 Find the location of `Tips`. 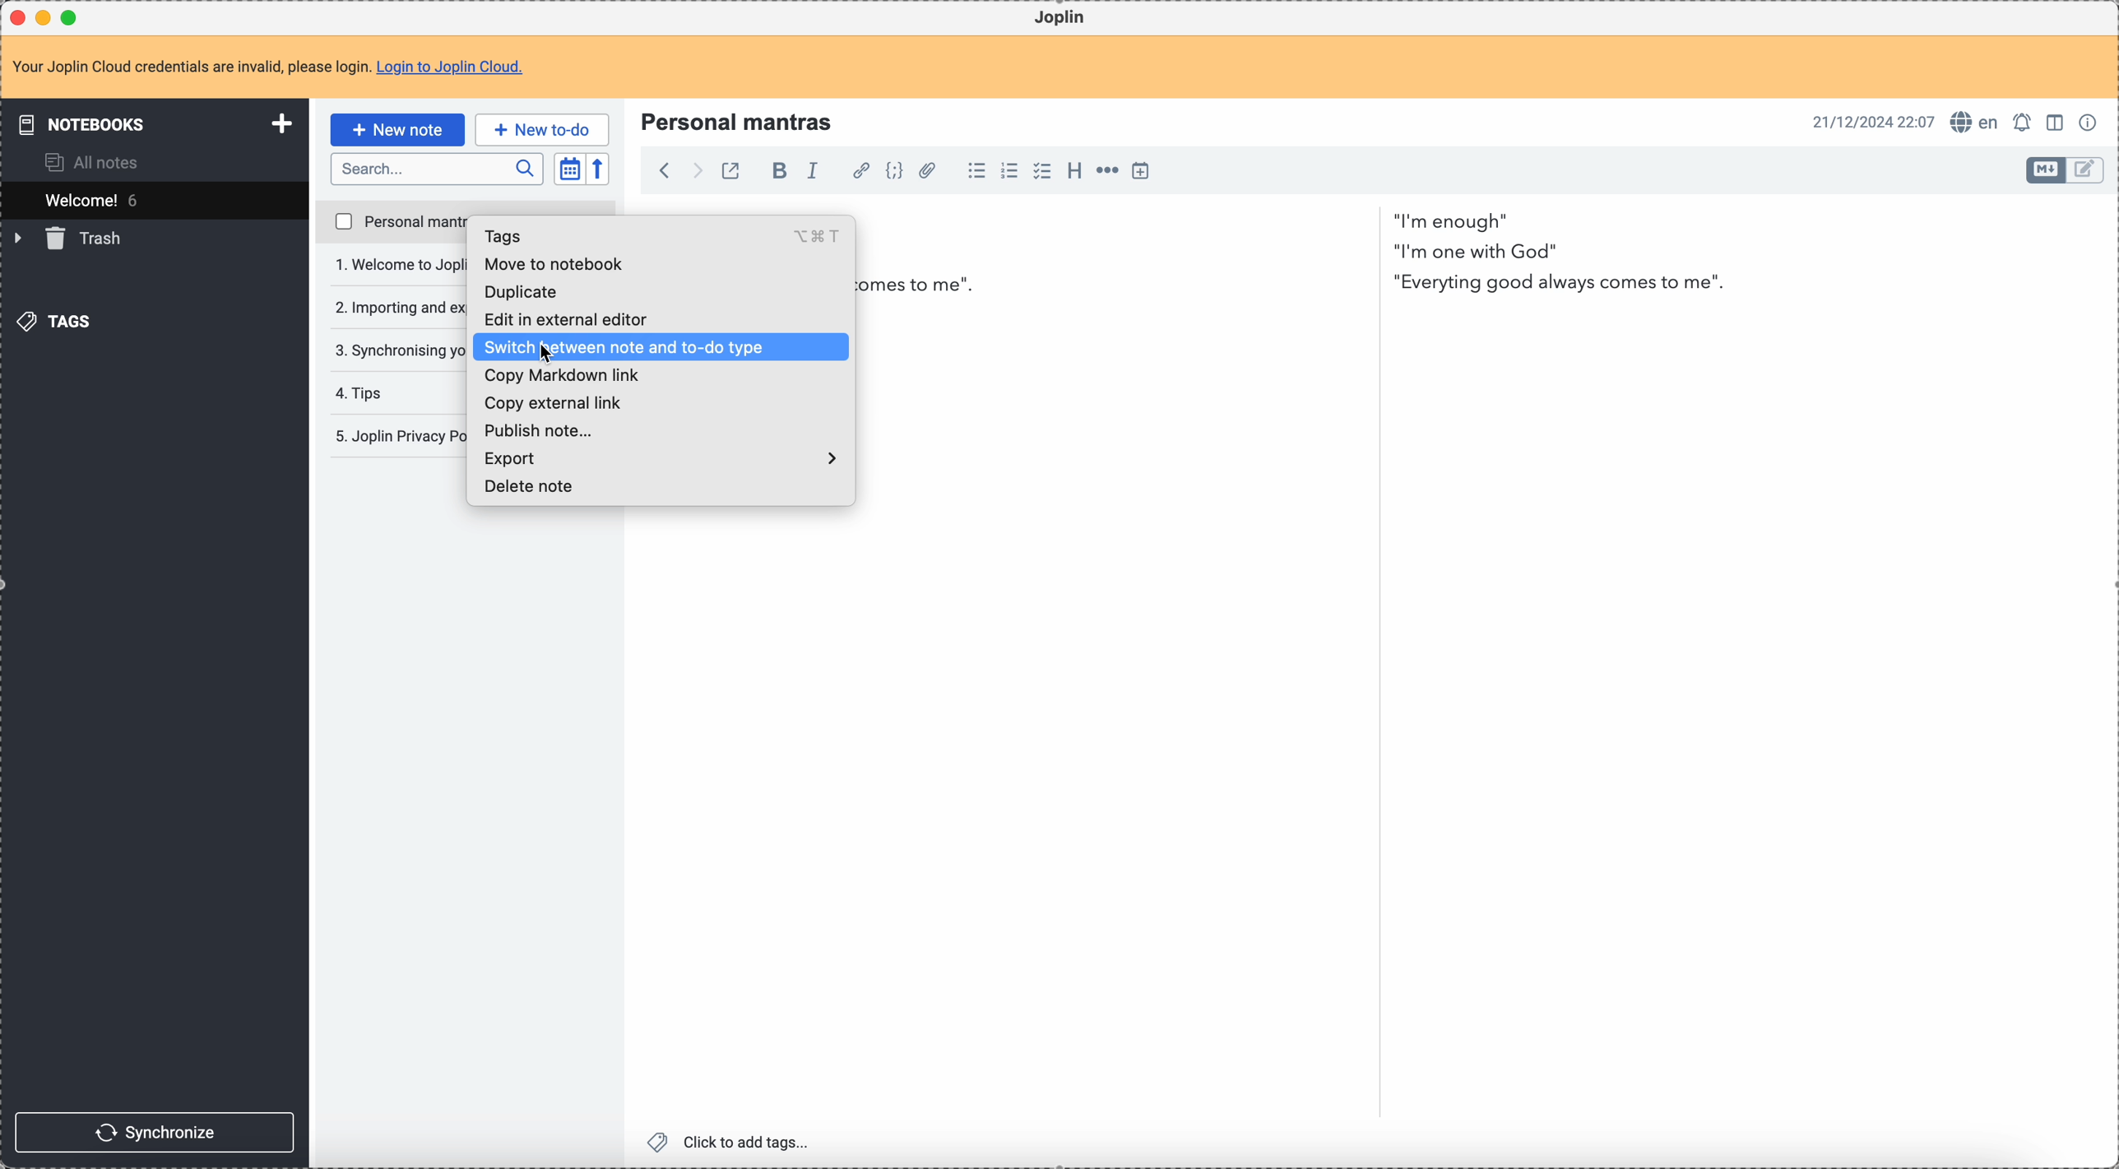

Tips is located at coordinates (360, 392).